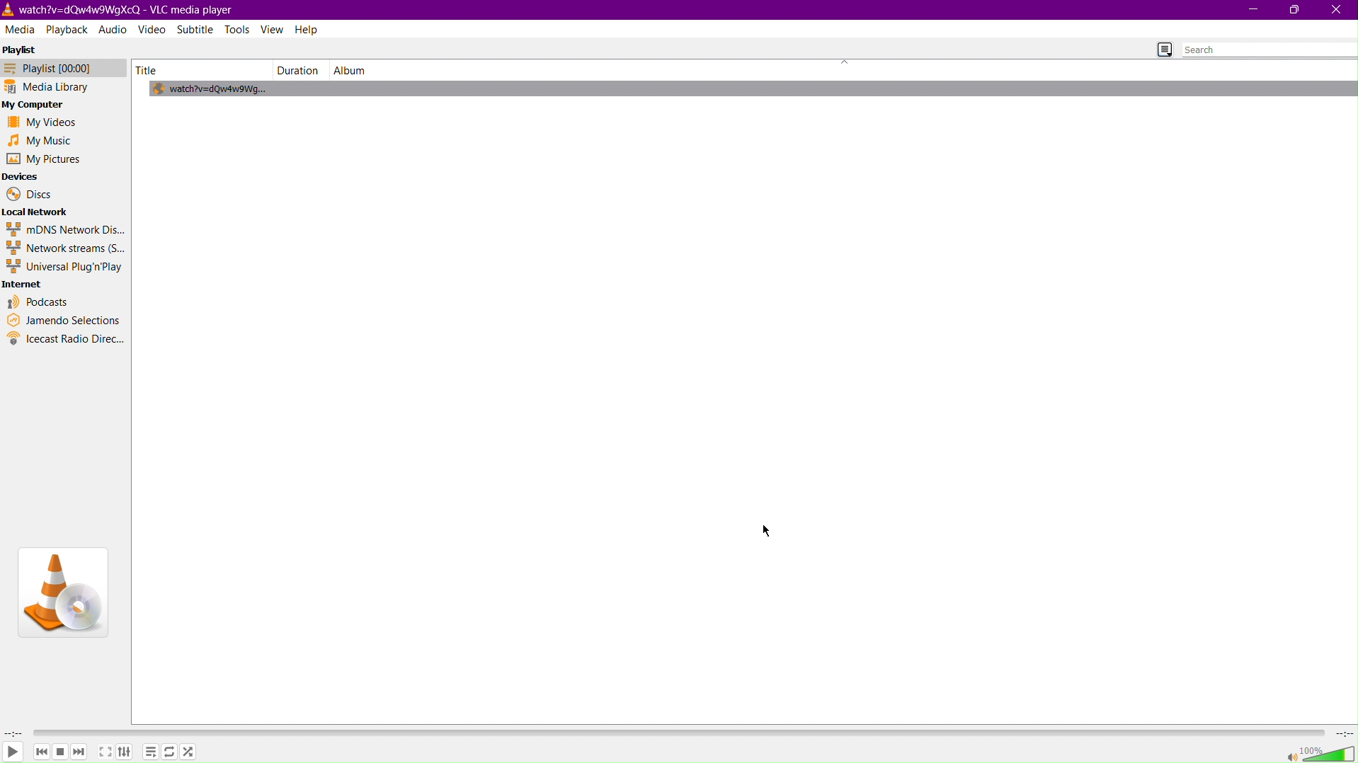 The width and height of the screenshot is (1358, 763). What do you see at coordinates (65, 340) in the screenshot?
I see `Icecast Radio Directory` at bounding box center [65, 340].